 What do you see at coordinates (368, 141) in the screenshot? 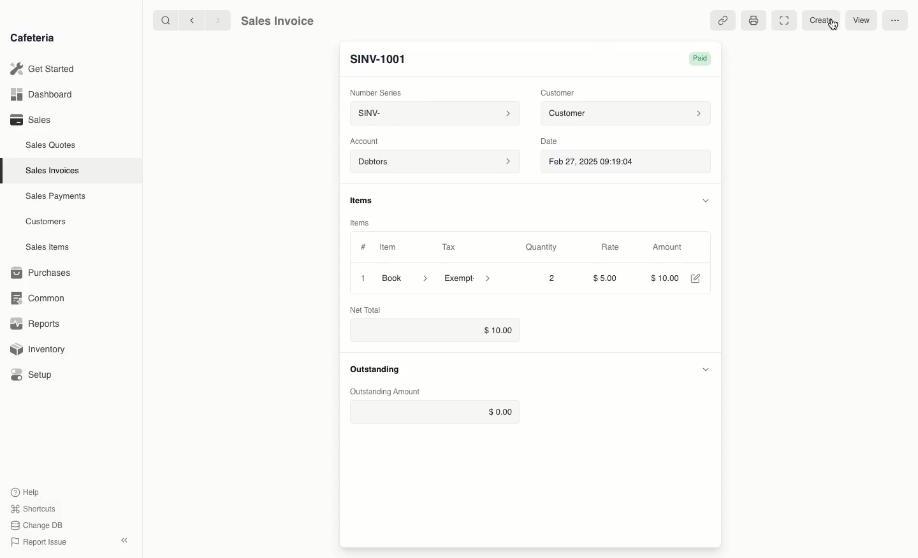
I see `Account` at bounding box center [368, 141].